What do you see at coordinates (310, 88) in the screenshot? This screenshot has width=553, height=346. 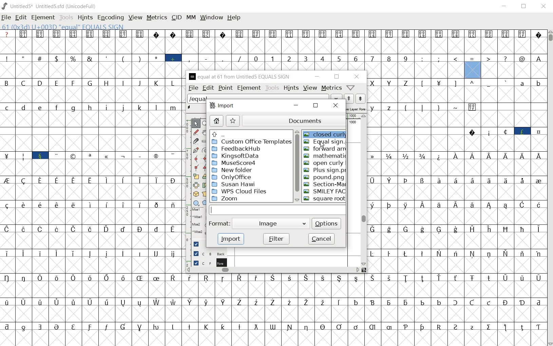 I see `view` at bounding box center [310, 88].